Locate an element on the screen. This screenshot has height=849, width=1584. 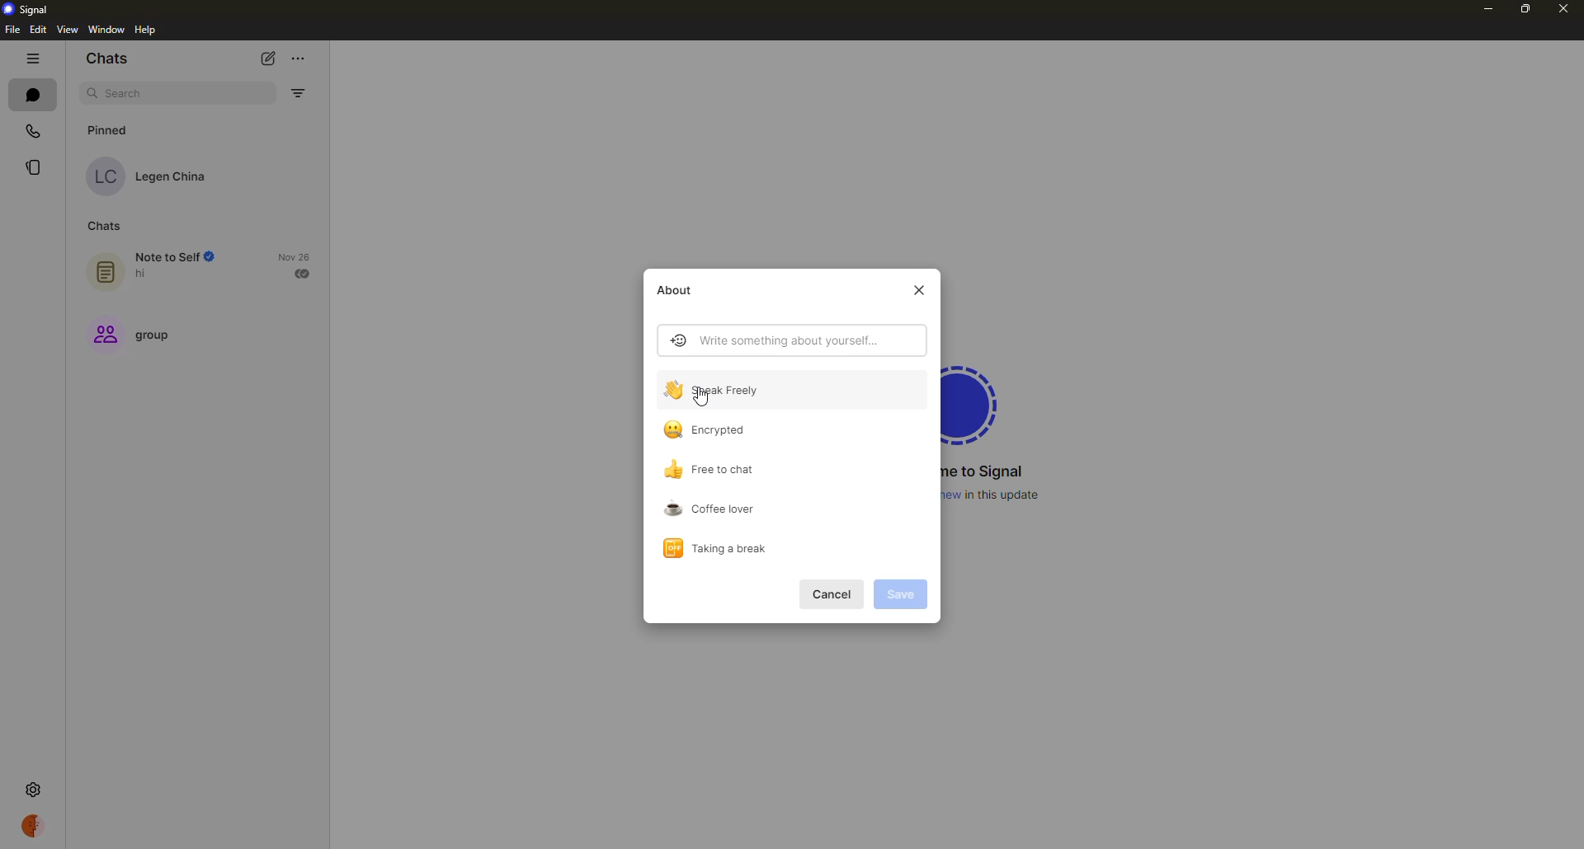
stories is located at coordinates (35, 167).